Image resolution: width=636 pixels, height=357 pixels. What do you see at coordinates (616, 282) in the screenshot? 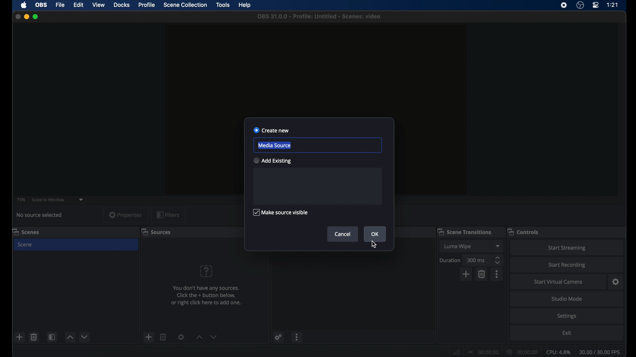
I see `settings` at bounding box center [616, 282].